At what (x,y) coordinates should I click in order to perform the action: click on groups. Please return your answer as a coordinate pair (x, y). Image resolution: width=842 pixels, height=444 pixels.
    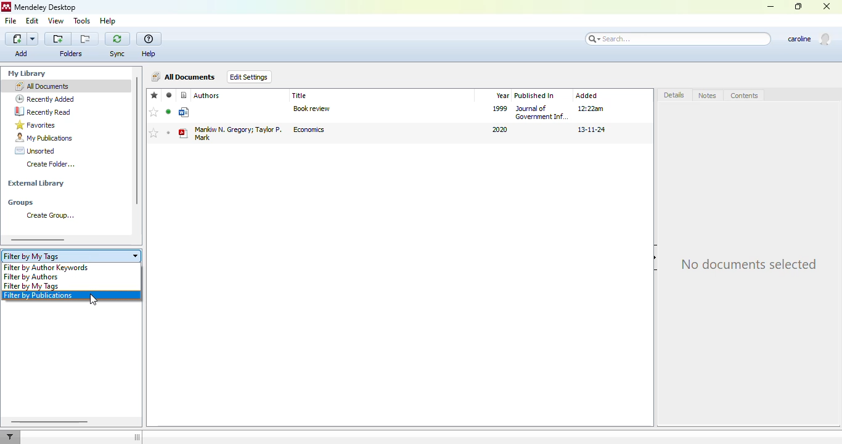
    Looking at the image, I should click on (20, 203).